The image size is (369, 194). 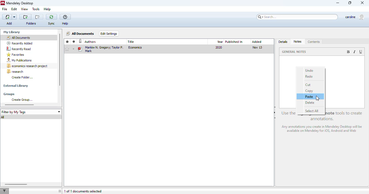 I want to click on create a new folder, so click(x=25, y=17).